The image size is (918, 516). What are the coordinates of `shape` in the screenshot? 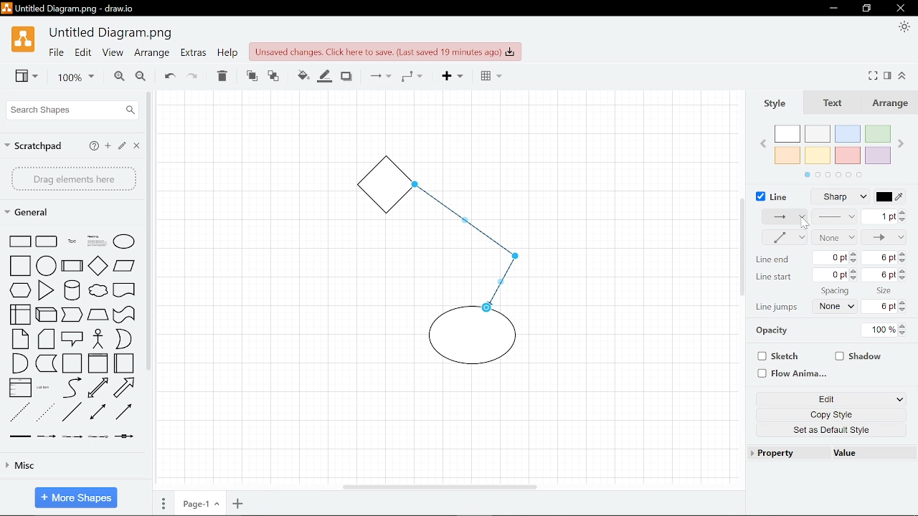 It's located at (46, 290).